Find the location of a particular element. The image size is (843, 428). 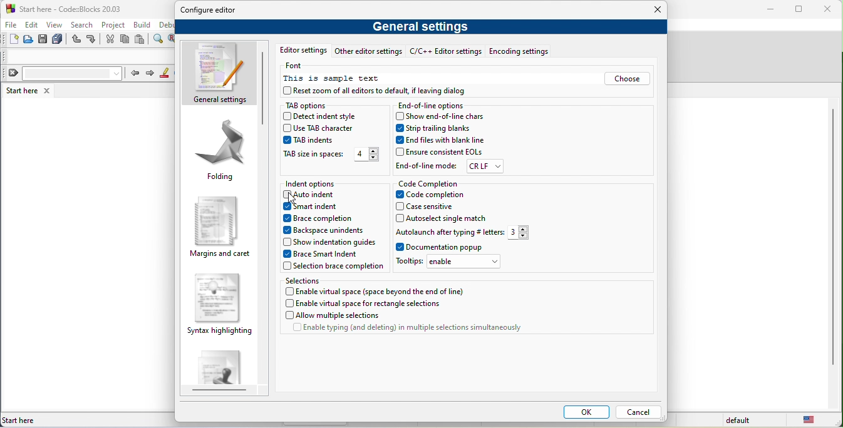

paste is located at coordinates (143, 40).